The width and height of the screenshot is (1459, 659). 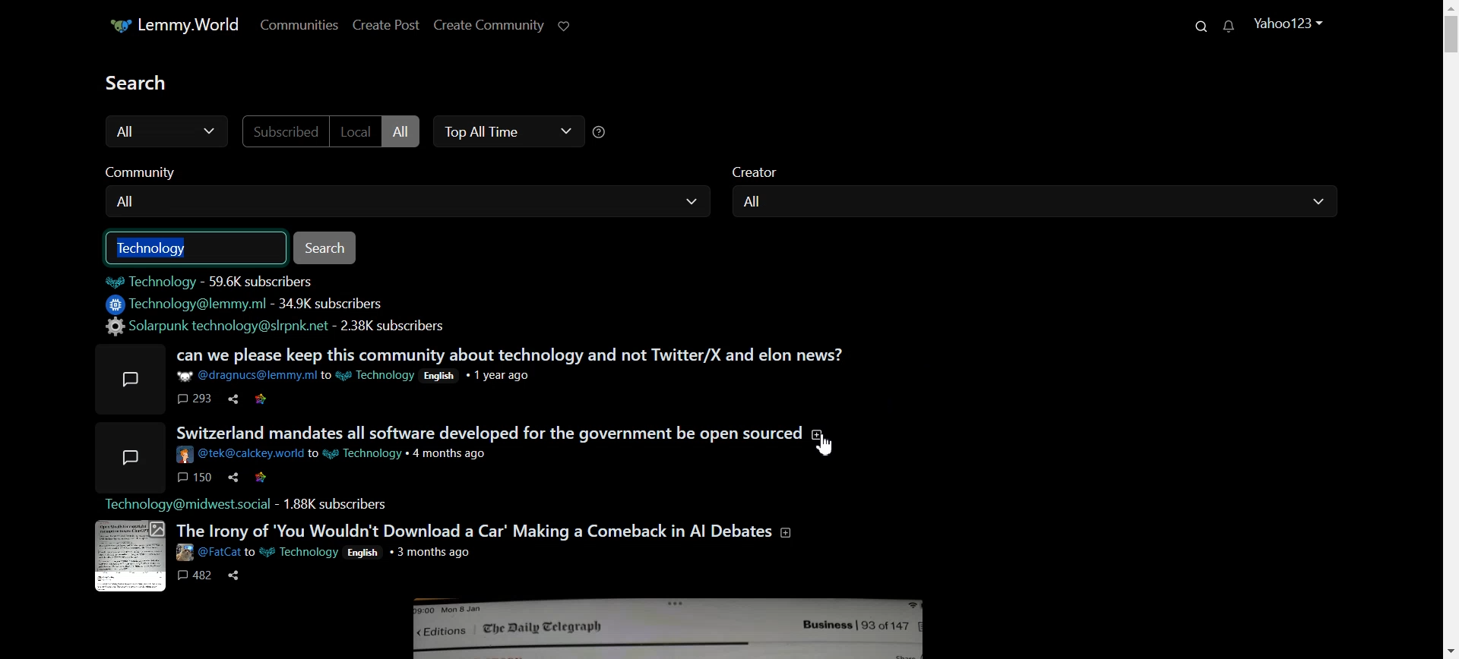 What do you see at coordinates (333, 455) in the screenshot?
I see `Post details` at bounding box center [333, 455].